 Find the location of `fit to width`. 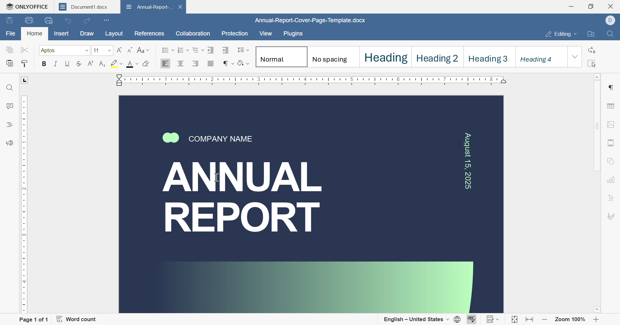

fit to width is located at coordinates (531, 320).